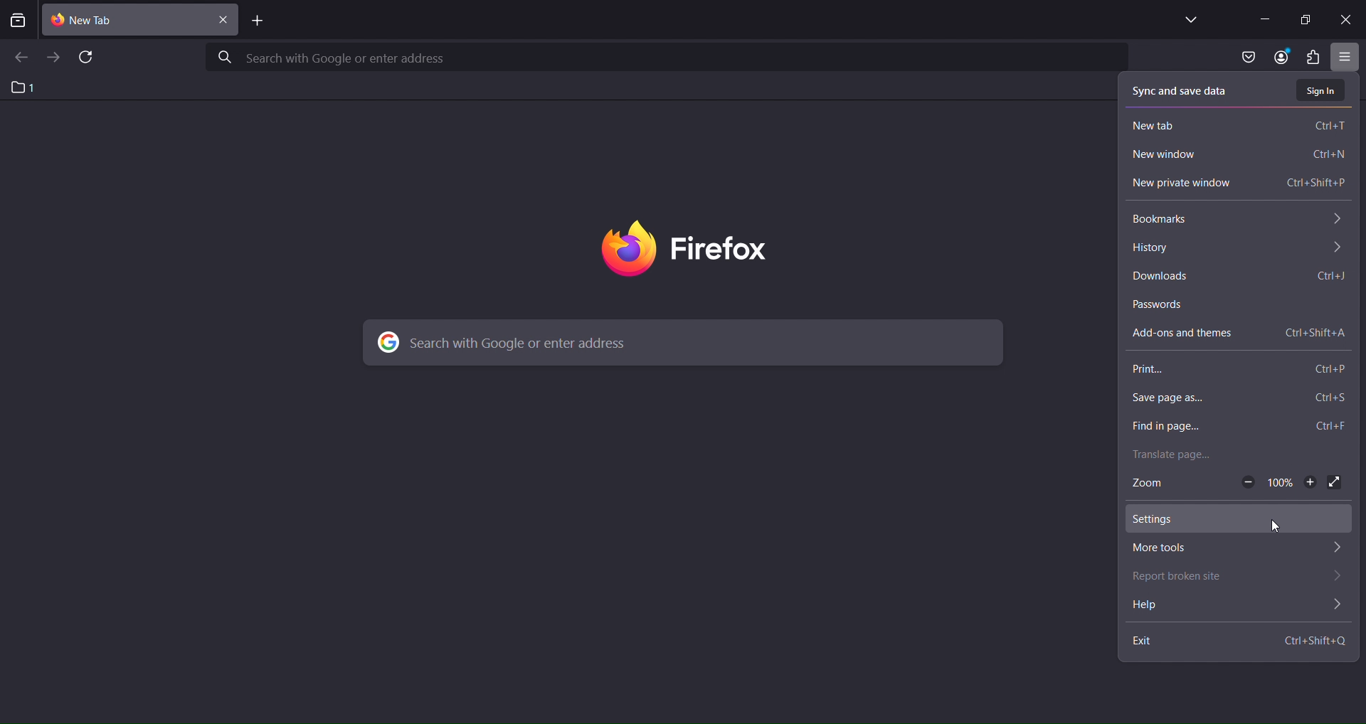  Describe the element at coordinates (1350, 19) in the screenshot. I see `close` at that location.